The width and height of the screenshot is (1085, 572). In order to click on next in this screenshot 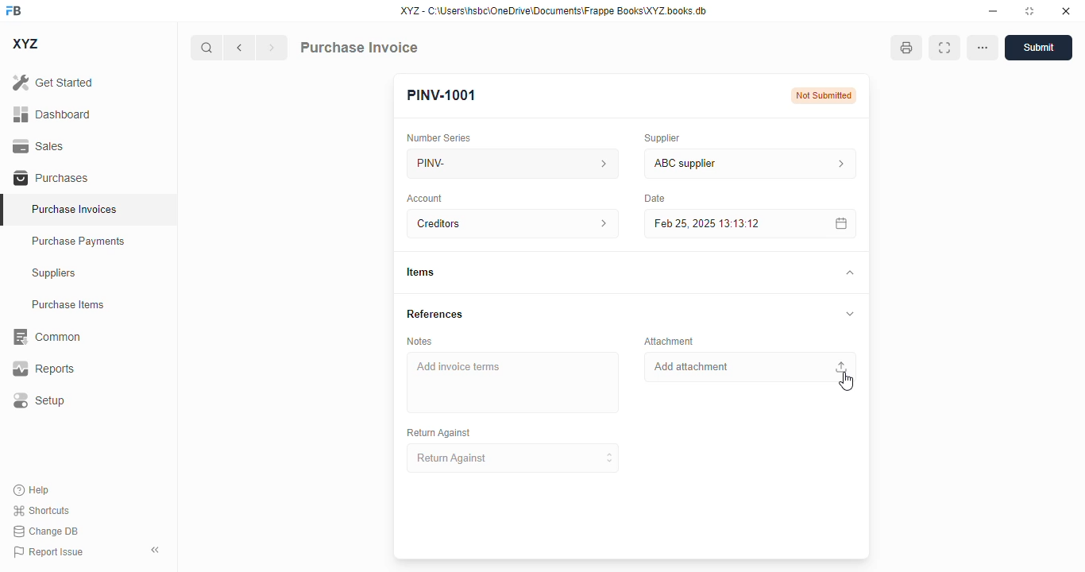, I will do `click(272, 48)`.